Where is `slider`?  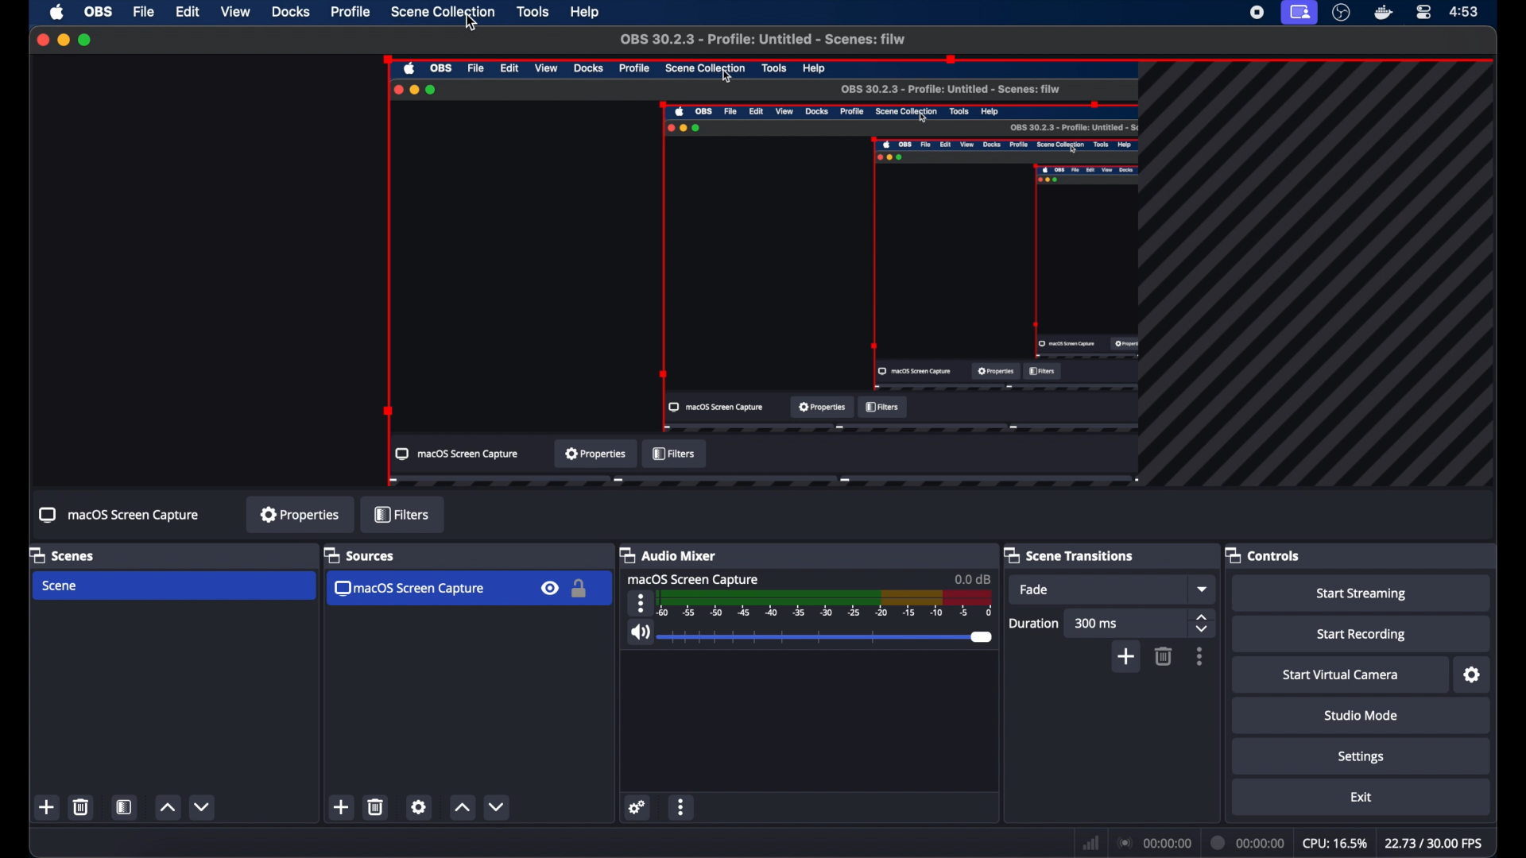 slider is located at coordinates (825, 637).